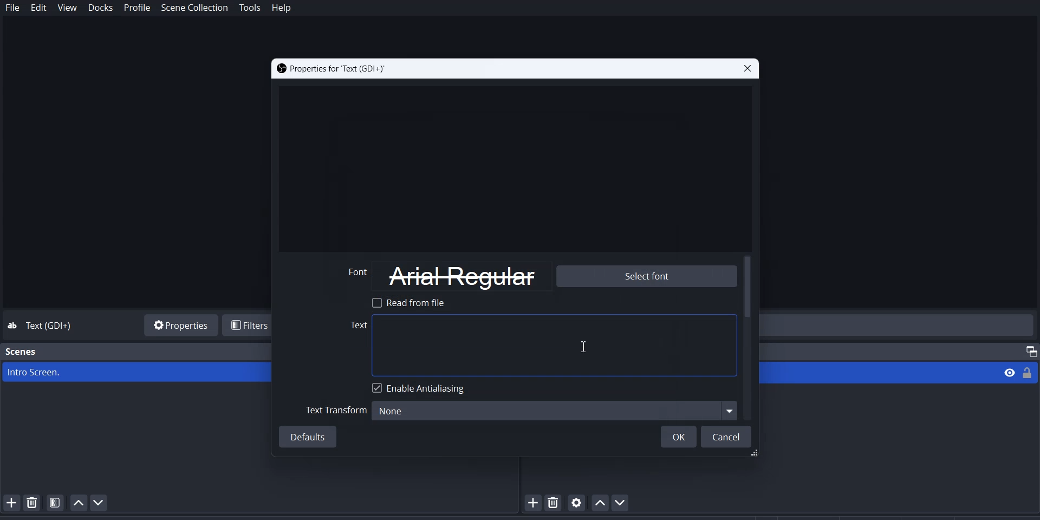 This screenshot has height=520, width=1040. I want to click on Properties, so click(179, 324).